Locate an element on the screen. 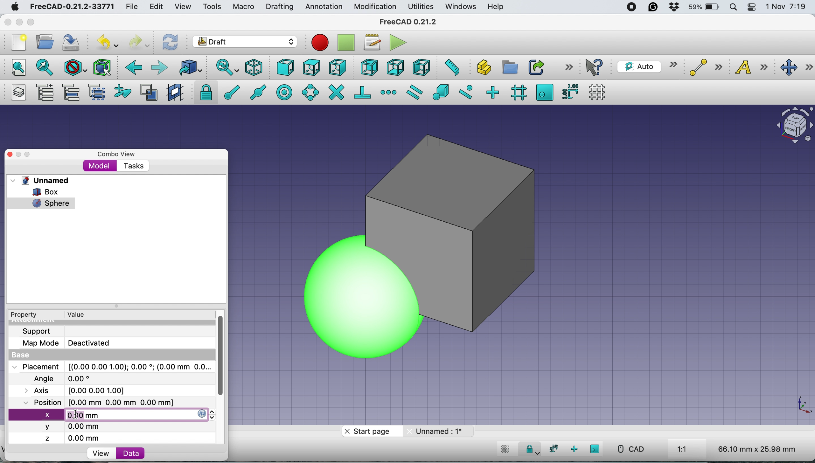 This screenshot has width=815, height=463. system logo is located at coordinates (16, 7).